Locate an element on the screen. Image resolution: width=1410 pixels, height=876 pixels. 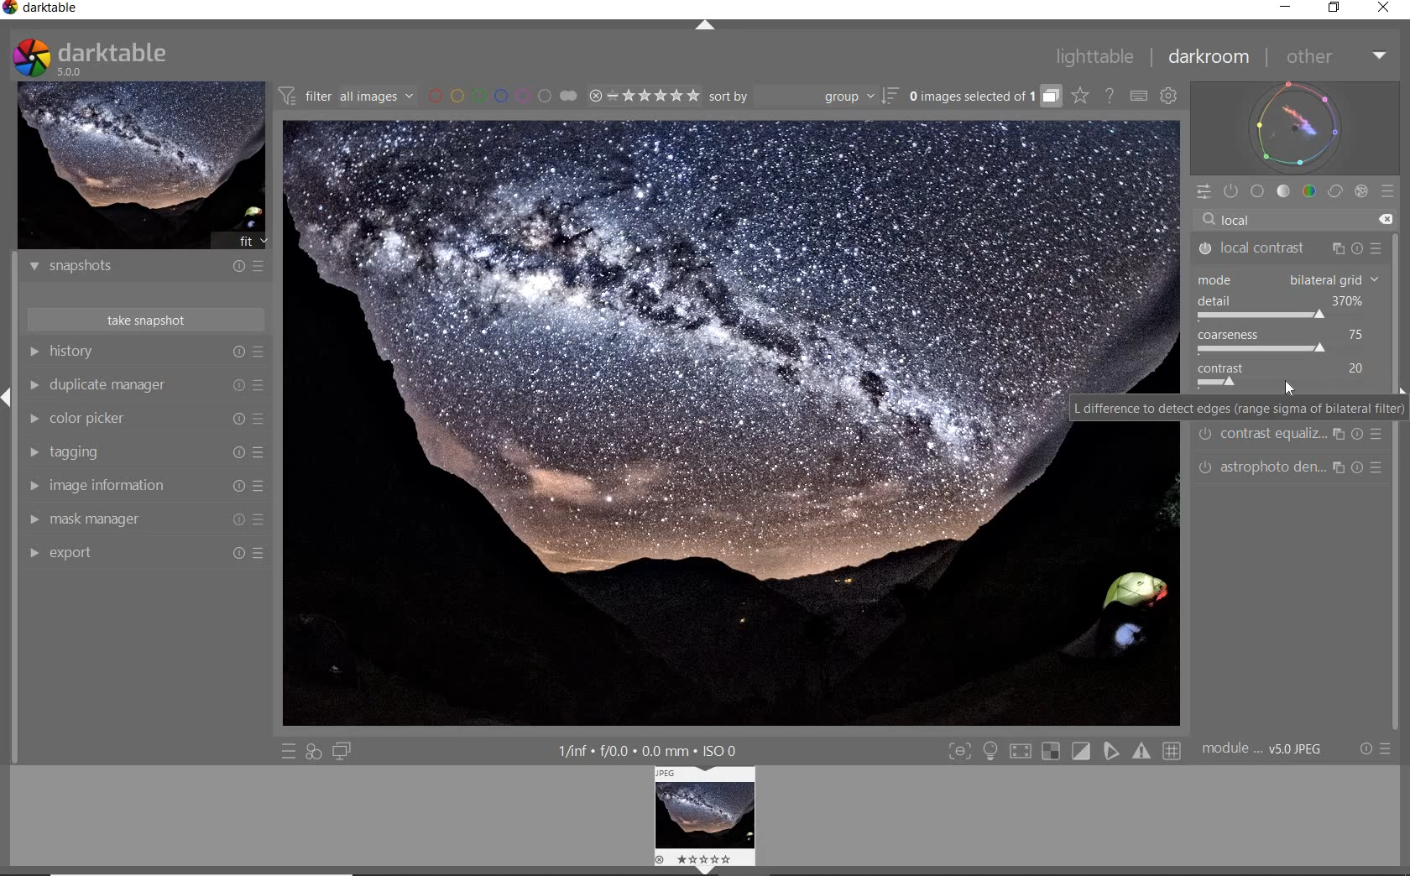
image information is located at coordinates (121, 485).